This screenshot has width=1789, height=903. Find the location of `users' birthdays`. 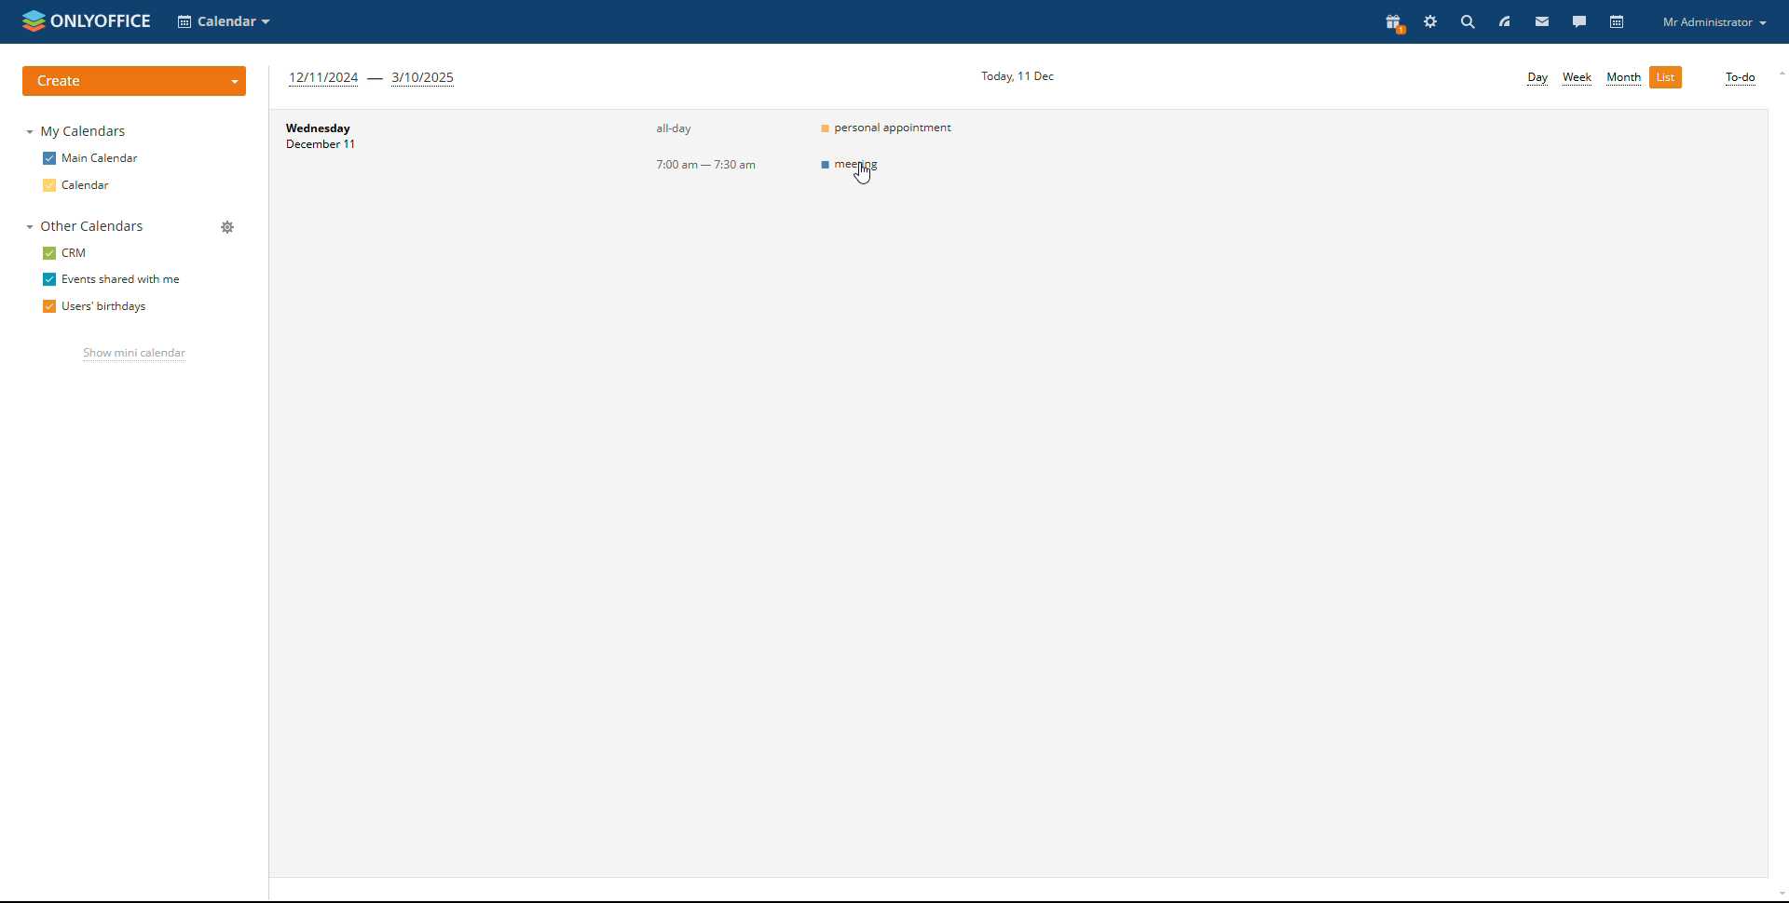

users' birthdays is located at coordinates (94, 308).